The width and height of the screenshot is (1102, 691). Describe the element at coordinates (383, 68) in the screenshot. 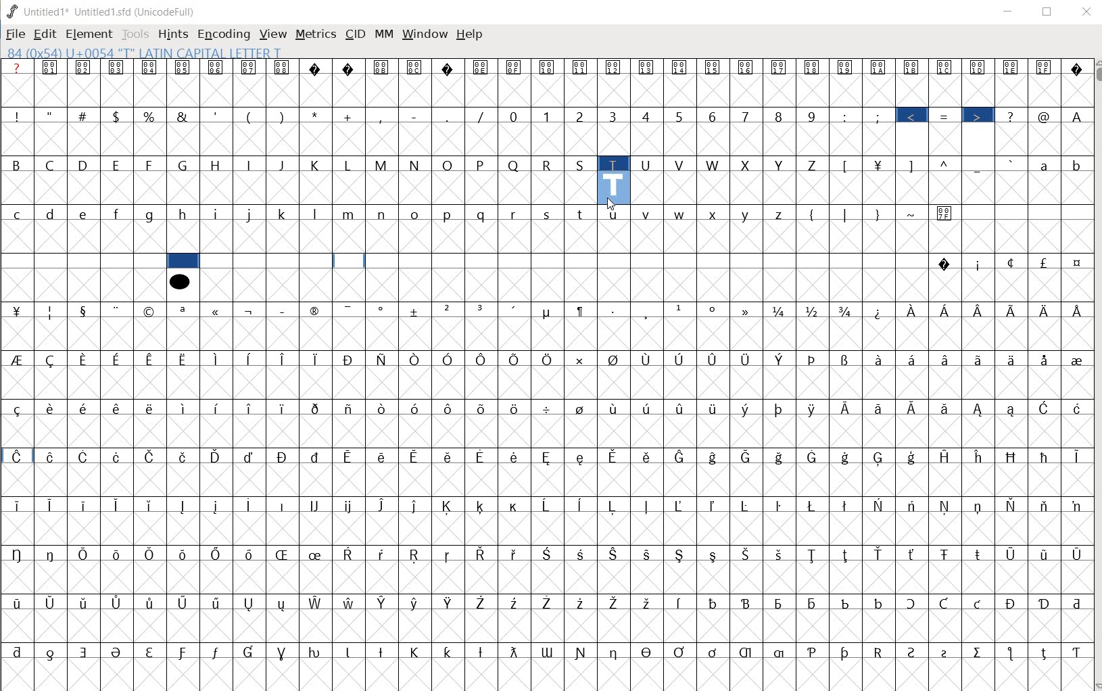

I see `Symbol` at that location.